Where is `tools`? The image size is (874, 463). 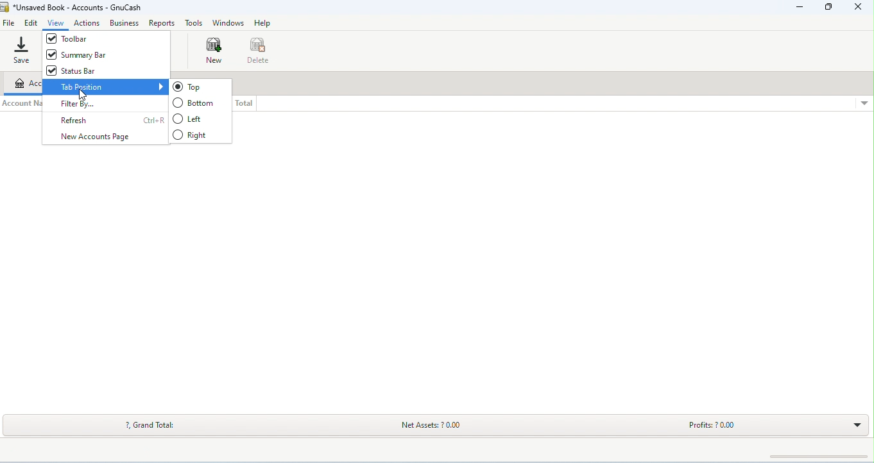
tools is located at coordinates (194, 23).